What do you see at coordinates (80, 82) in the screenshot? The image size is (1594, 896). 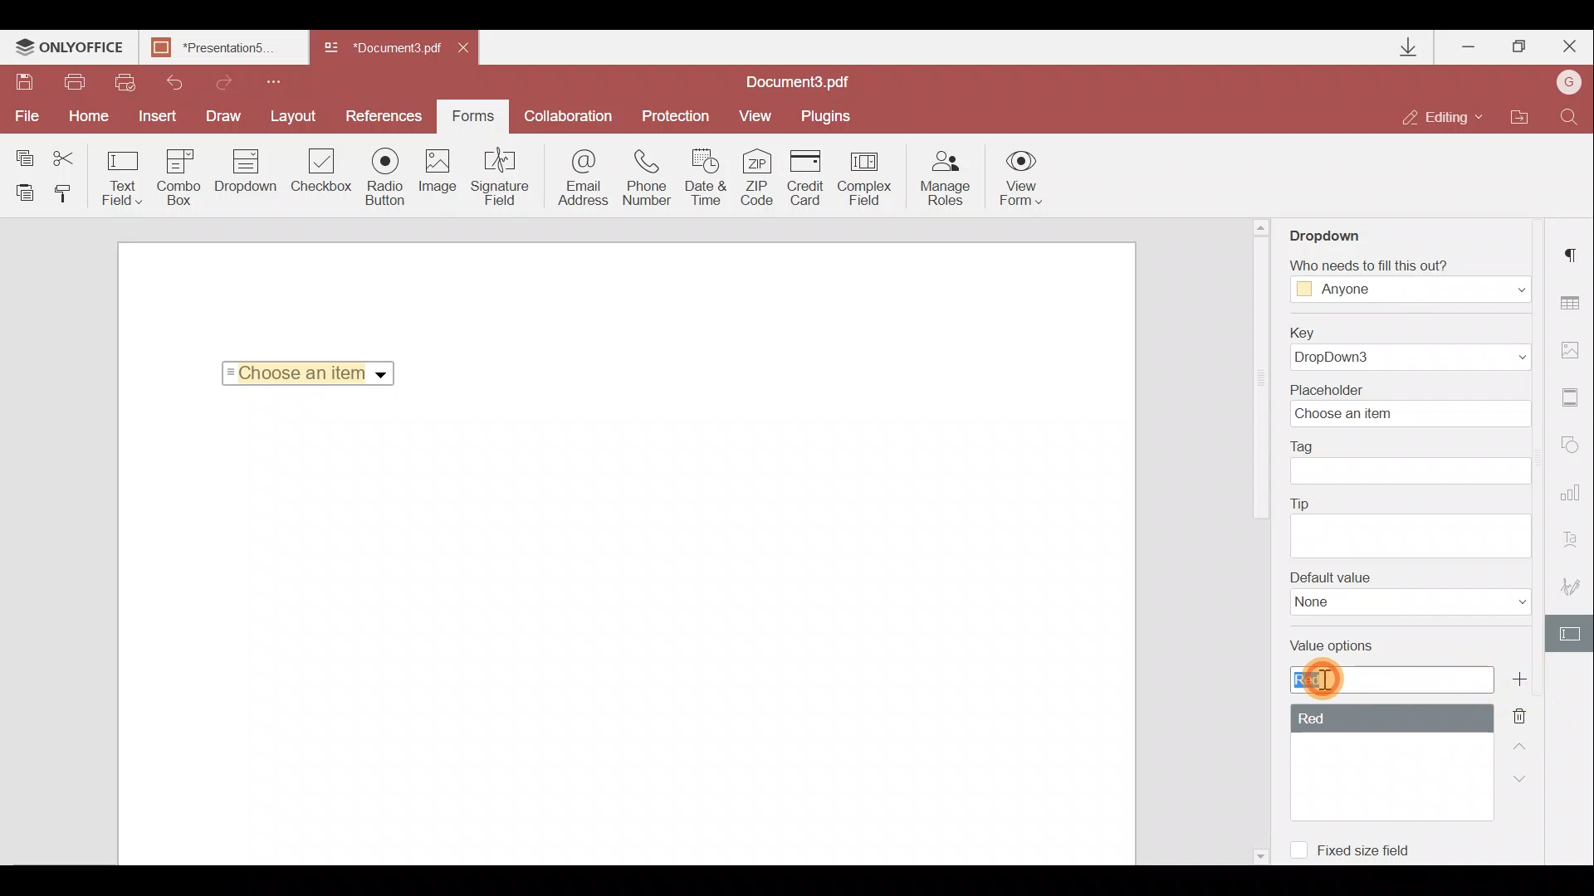 I see `Print file` at bounding box center [80, 82].